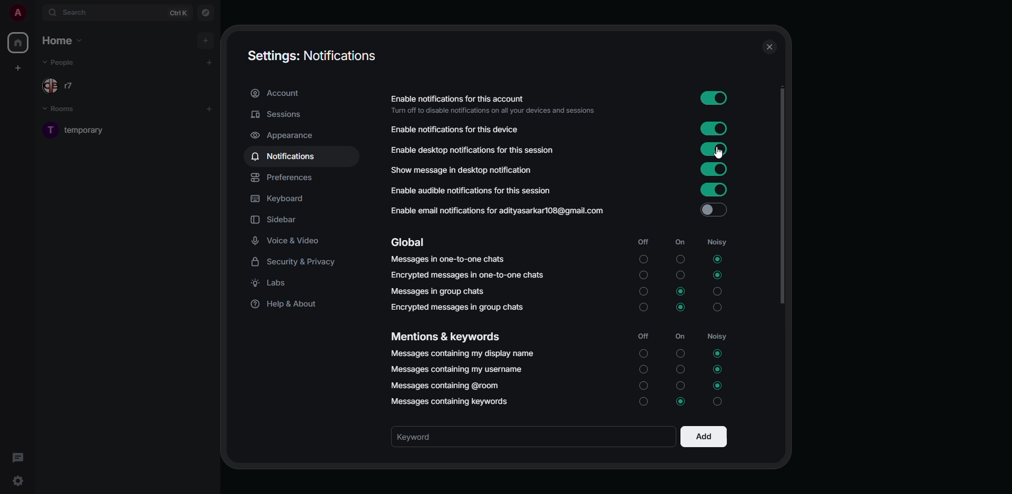 The height and width of the screenshot is (494, 1012). I want to click on cursor, so click(719, 153).